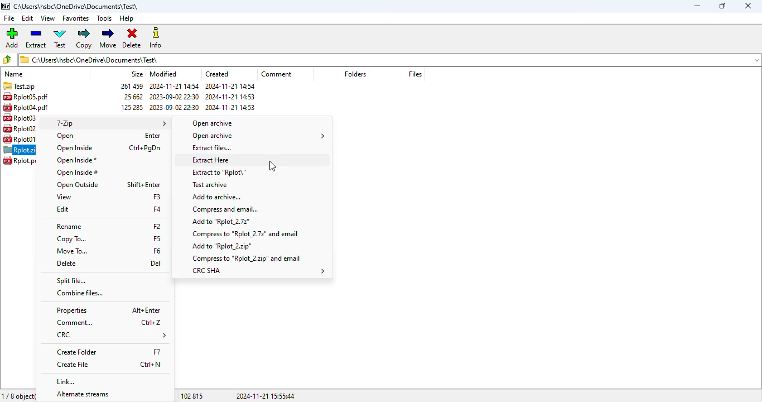 The width and height of the screenshot is (762, 402). What do you see at coordinates (81, 293) in the screenshot?
I see `combine files` at bounding box center [81, 293].